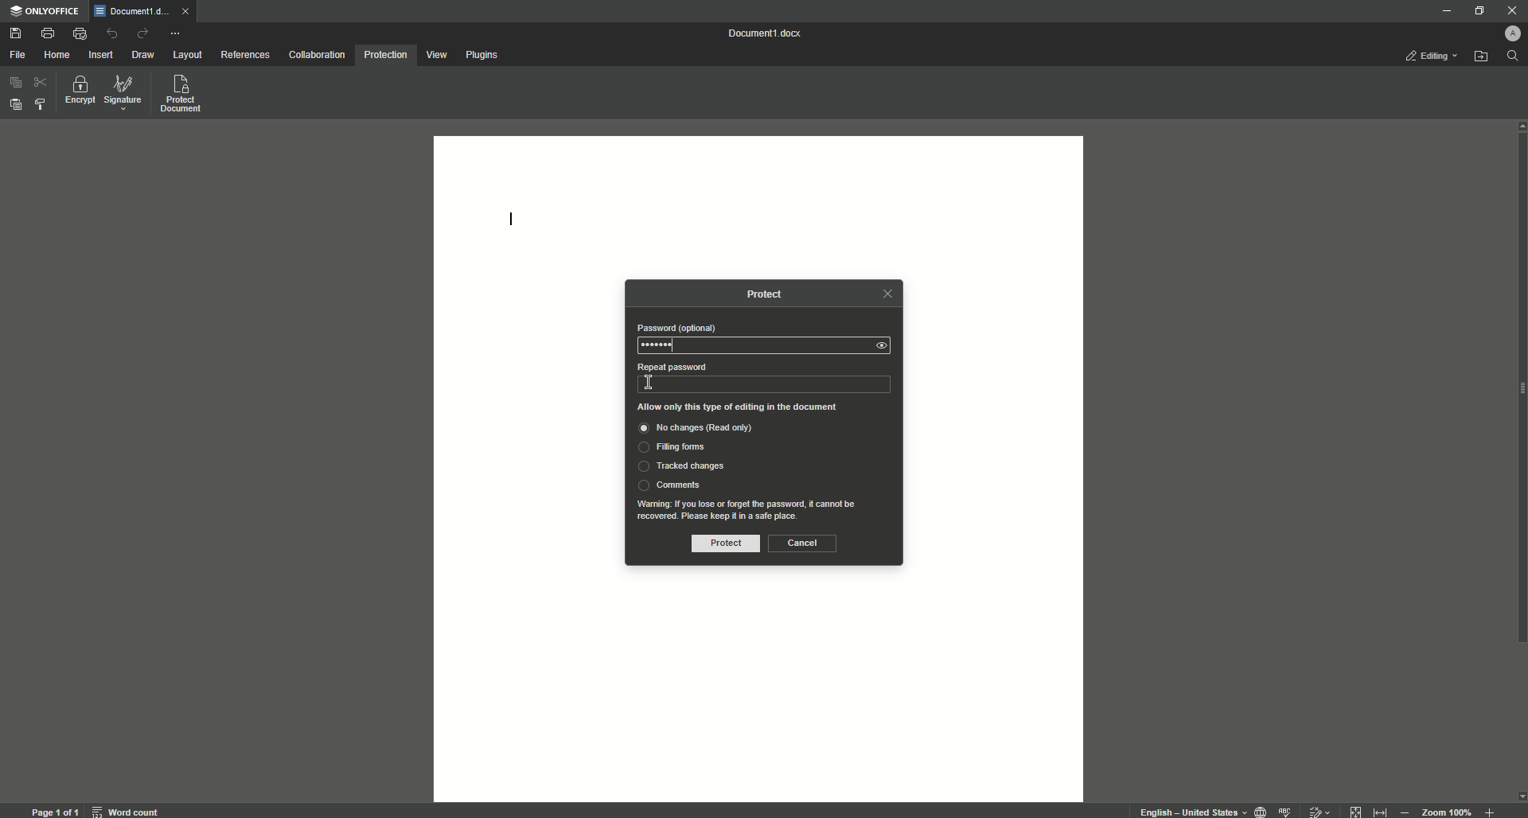 This screenshot has width=1528, height=818. Describe the element at coordinates (1510, 10) in the screenshot. I see `Close` at that location.